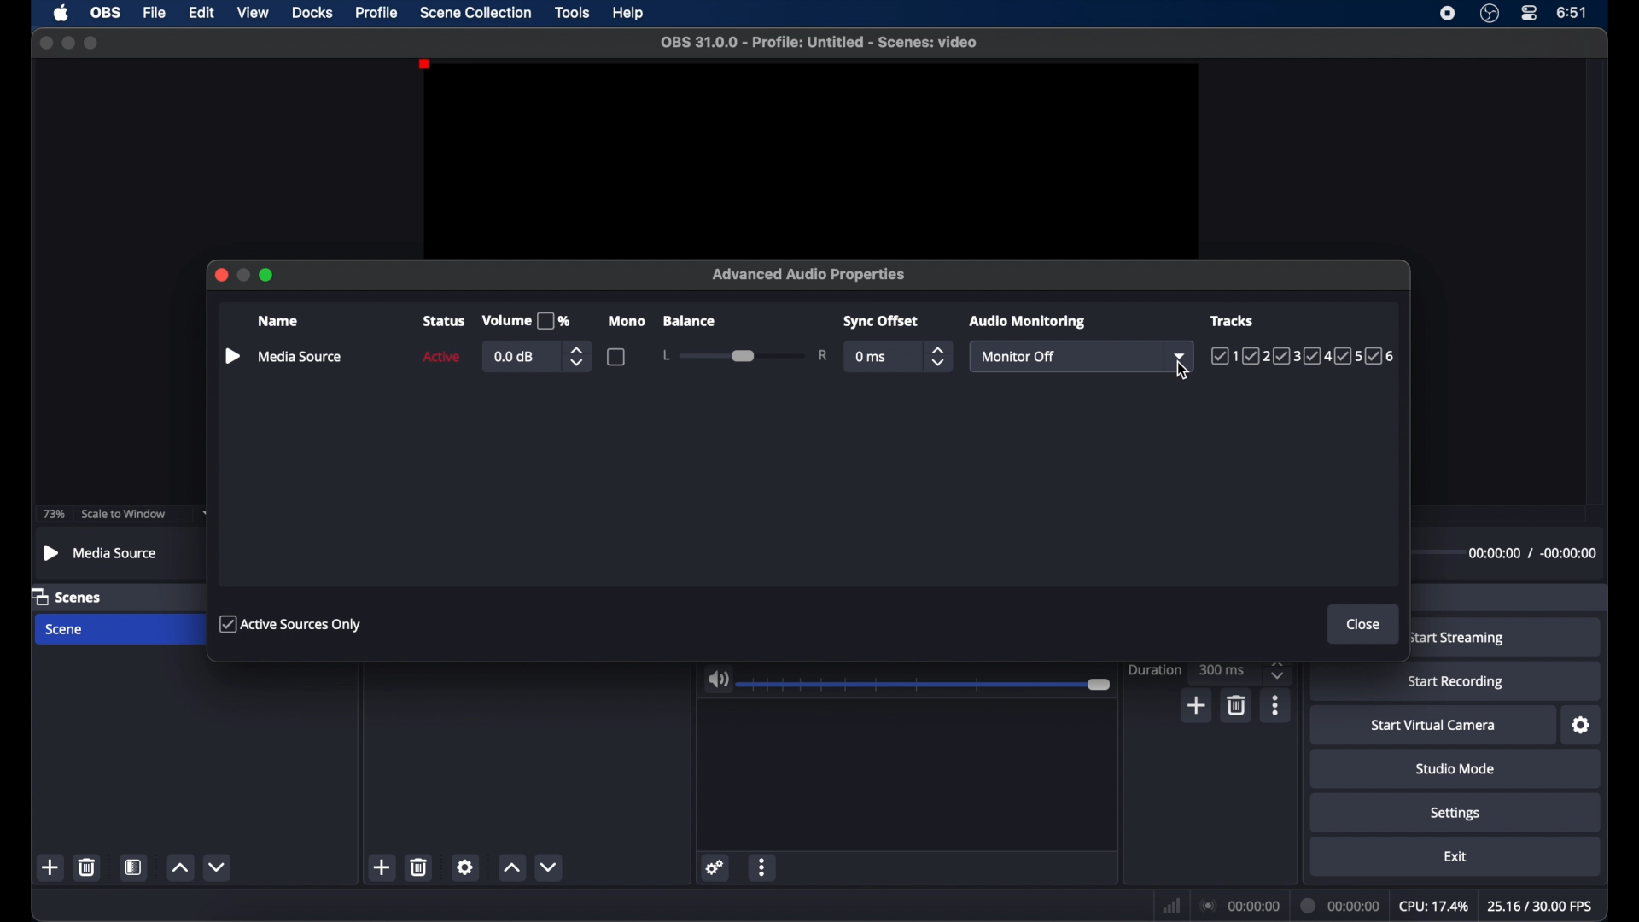  Describe the element at coordinates (1279, 669) in the screenshot. I see `stepper buttons` at that location.